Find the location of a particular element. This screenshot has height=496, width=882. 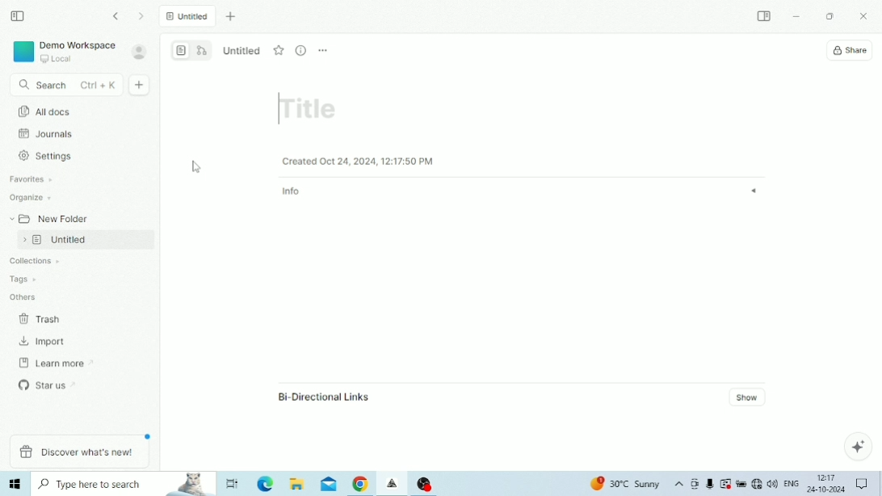

Show is located at coordinates (750, 397).